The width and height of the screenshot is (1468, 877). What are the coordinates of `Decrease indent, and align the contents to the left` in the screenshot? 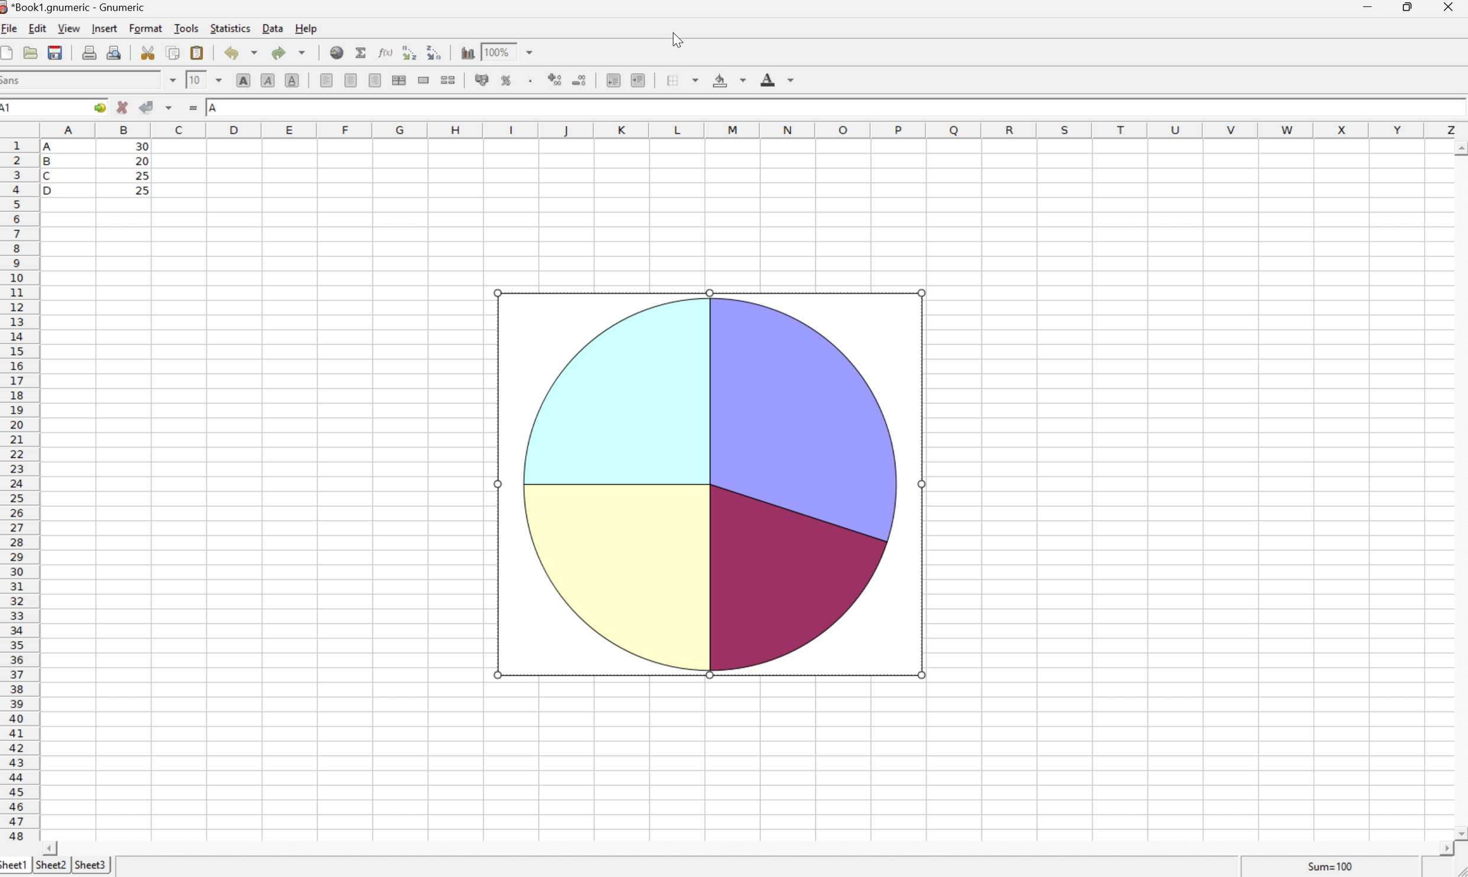 It's located at (613, 81).